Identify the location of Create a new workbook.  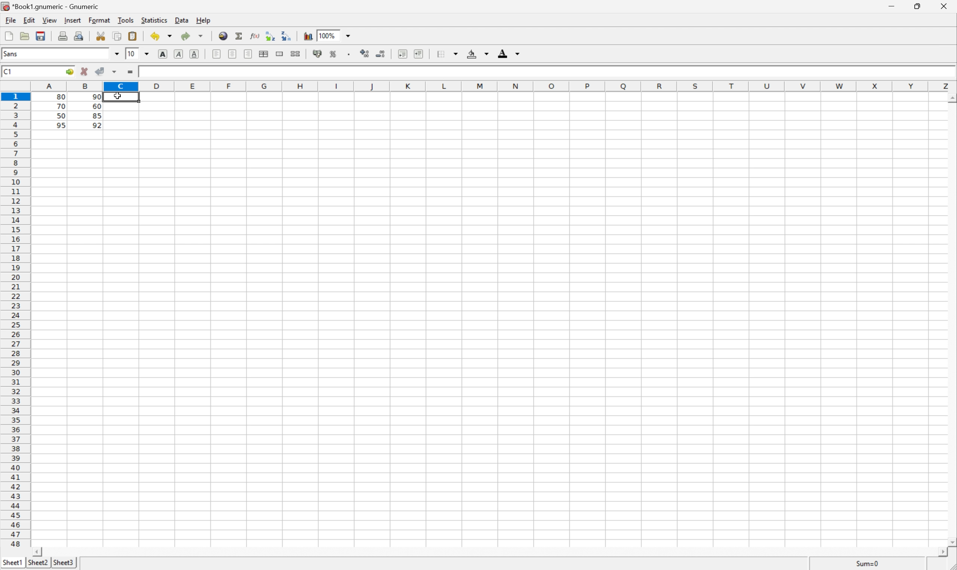
(8, 34).